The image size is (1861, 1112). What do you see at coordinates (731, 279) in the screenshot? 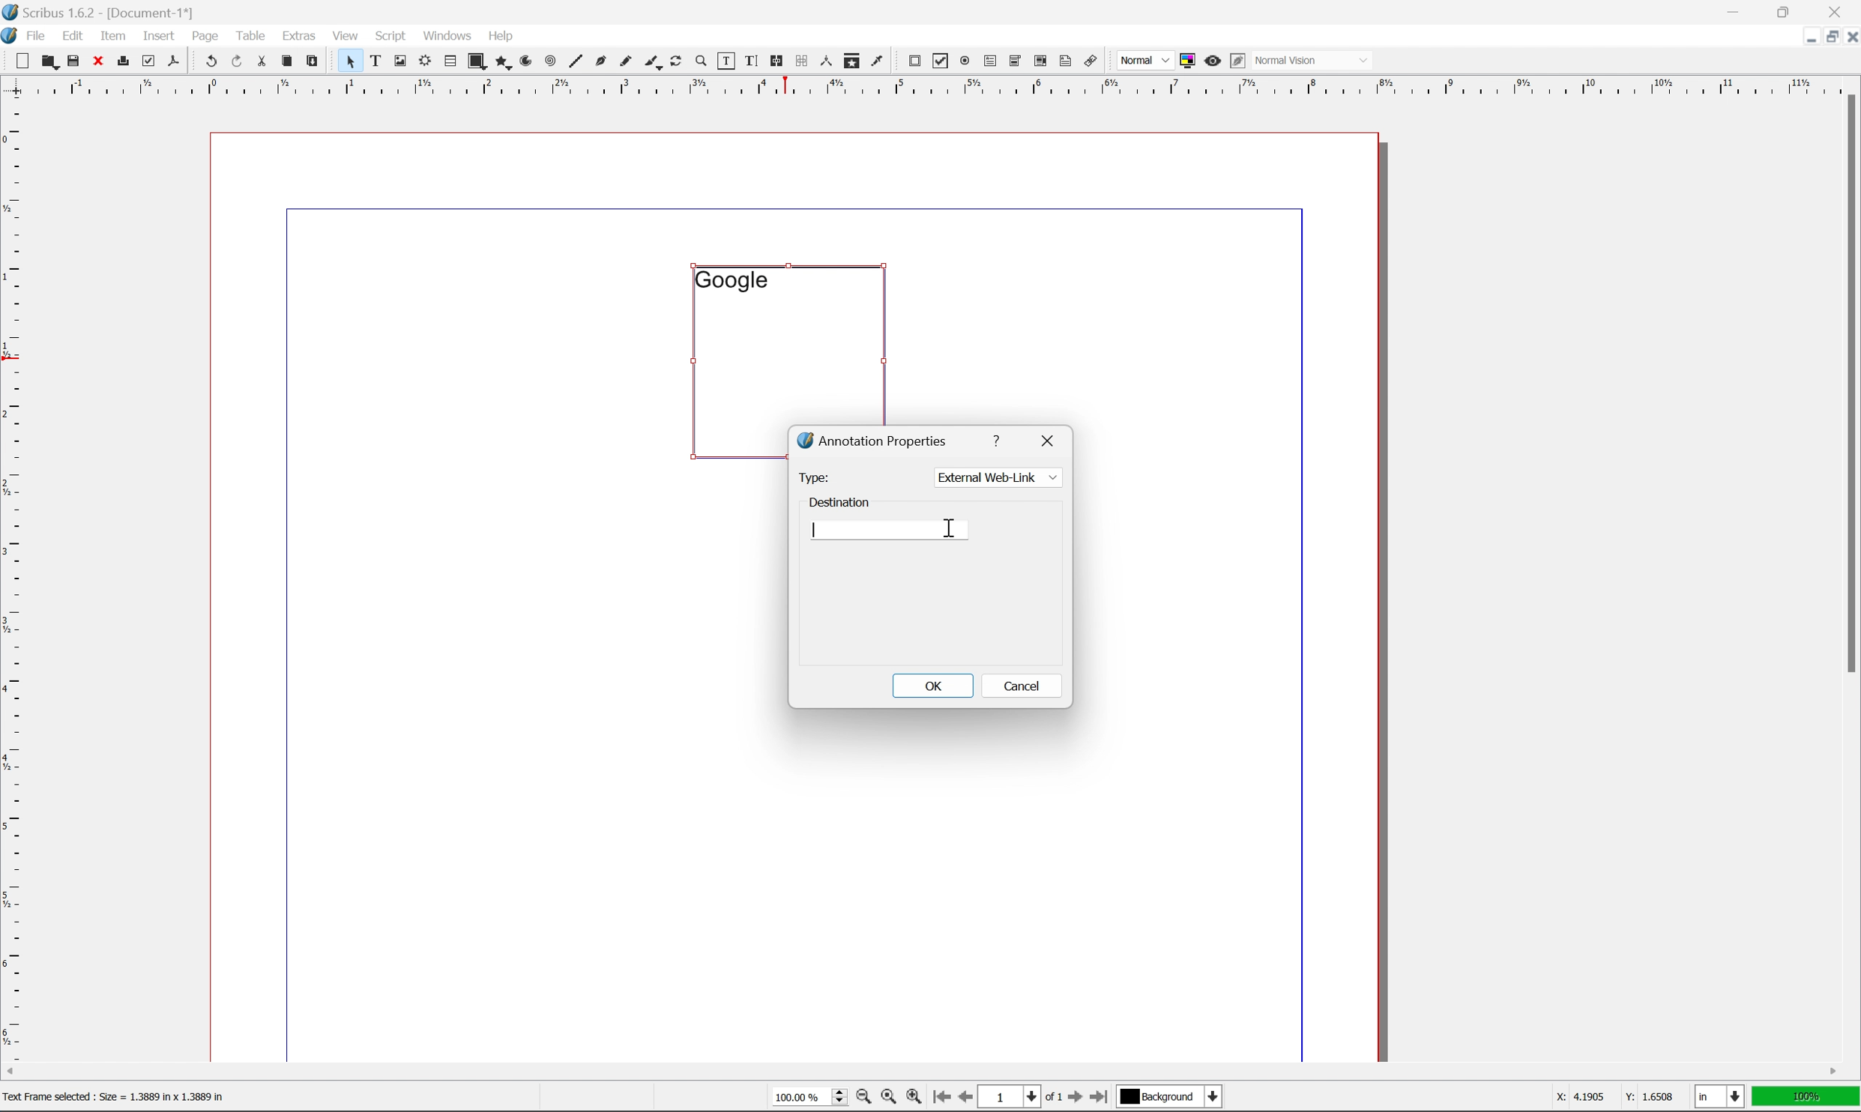
I see `google` at bounding box center [731, 279].